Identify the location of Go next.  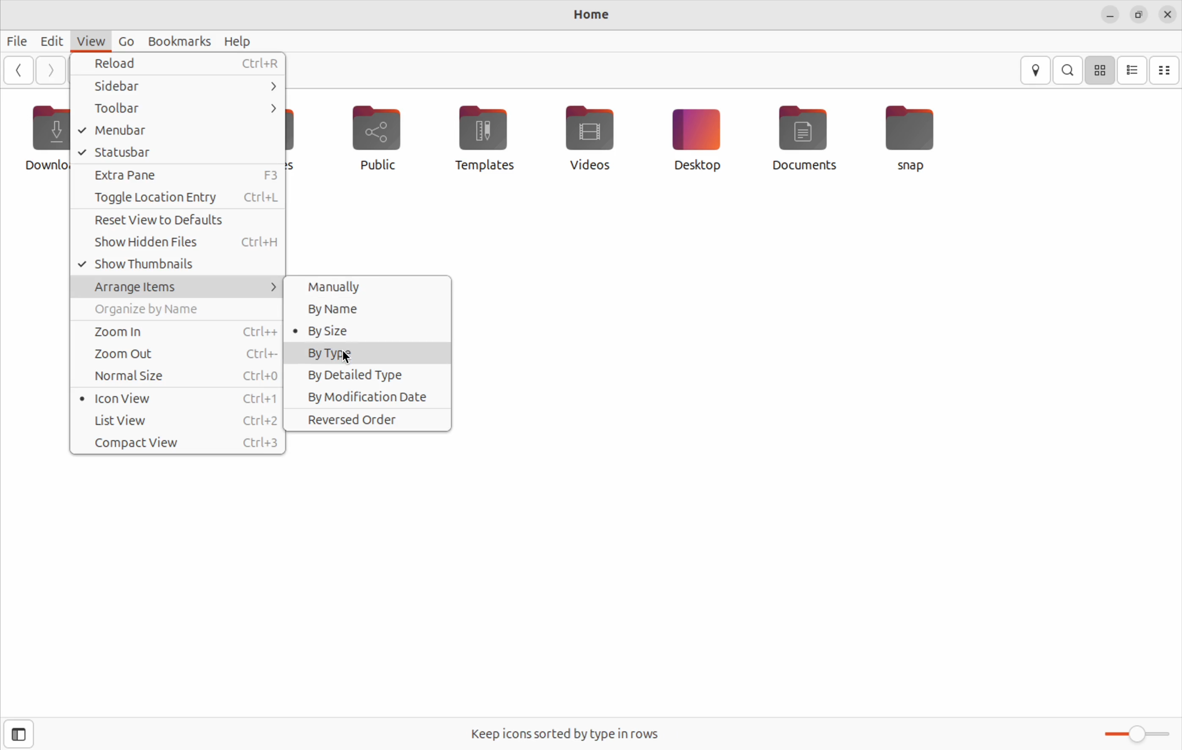
(50, 70).